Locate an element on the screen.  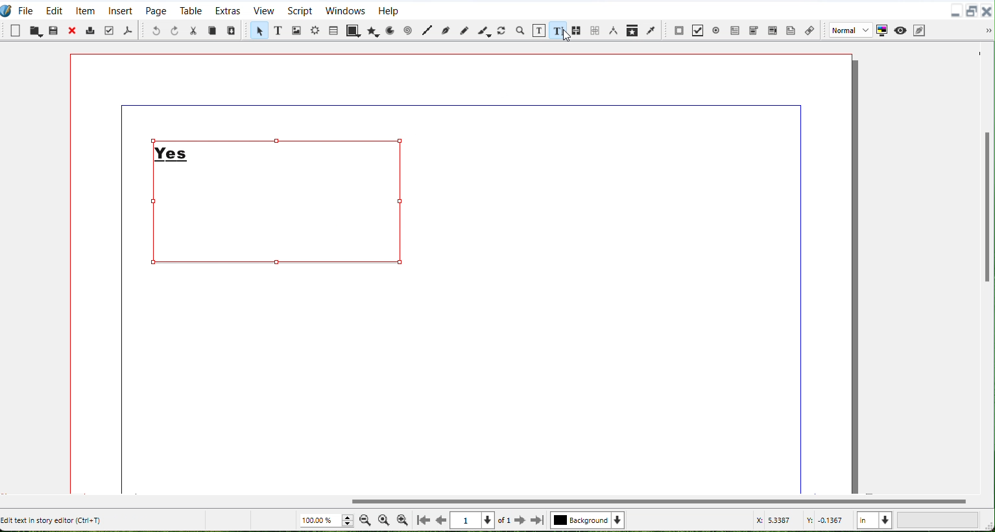
Copy item Properties is located at coordinates (633, 30).